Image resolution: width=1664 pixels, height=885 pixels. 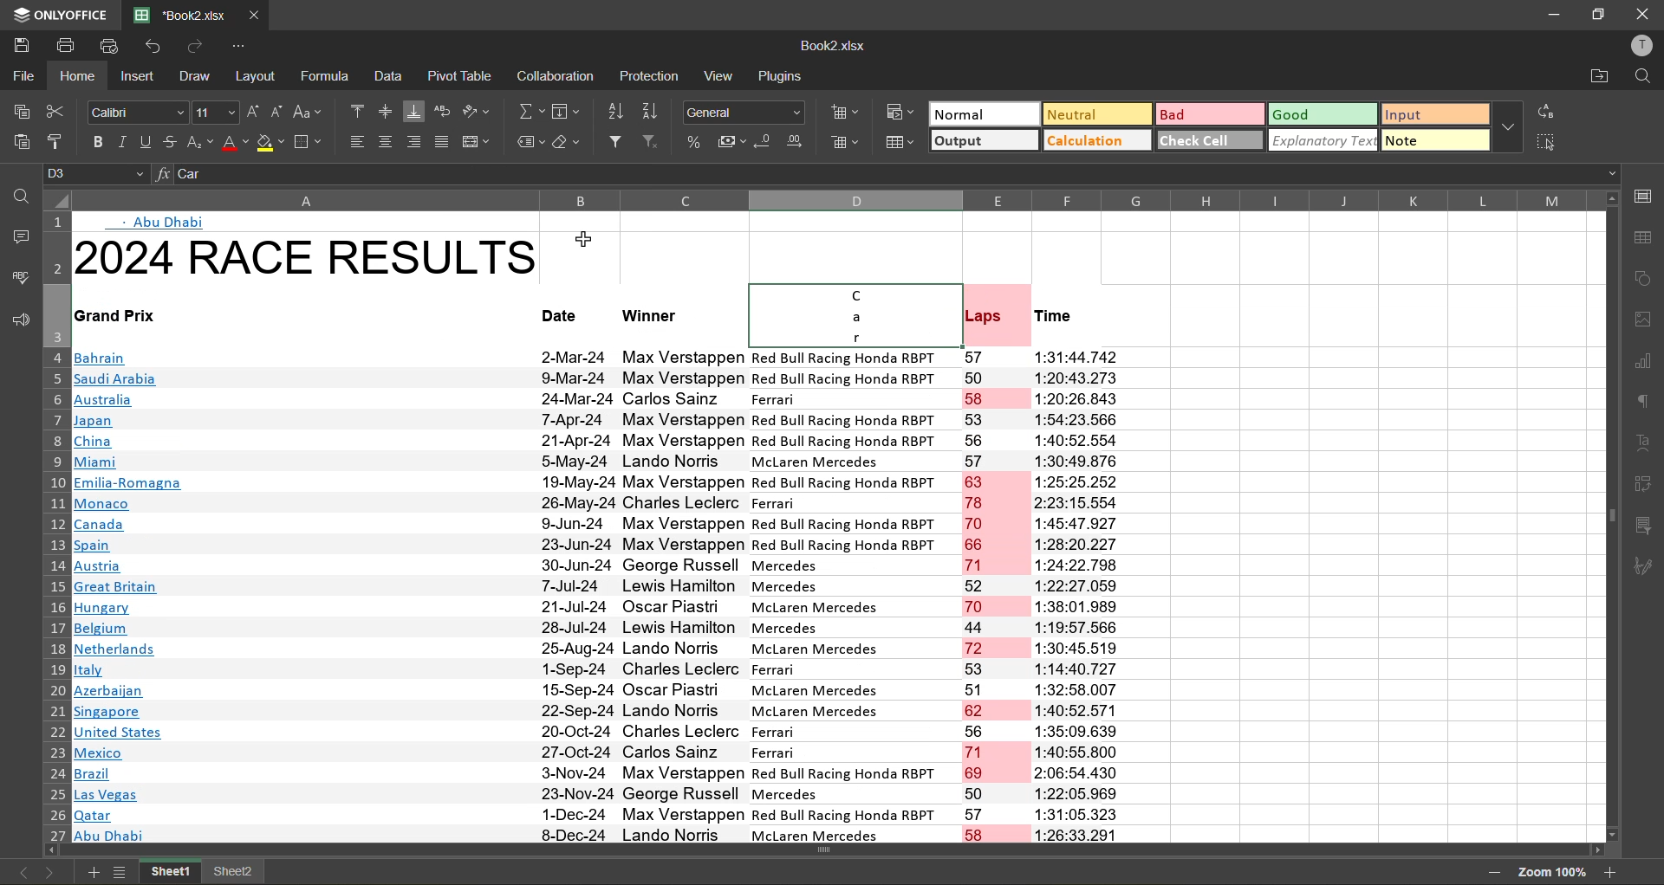 What do you see at coordinates (1641, 481) in the screenshot?
I see `pivot table` at bounding box center [1641, 481].